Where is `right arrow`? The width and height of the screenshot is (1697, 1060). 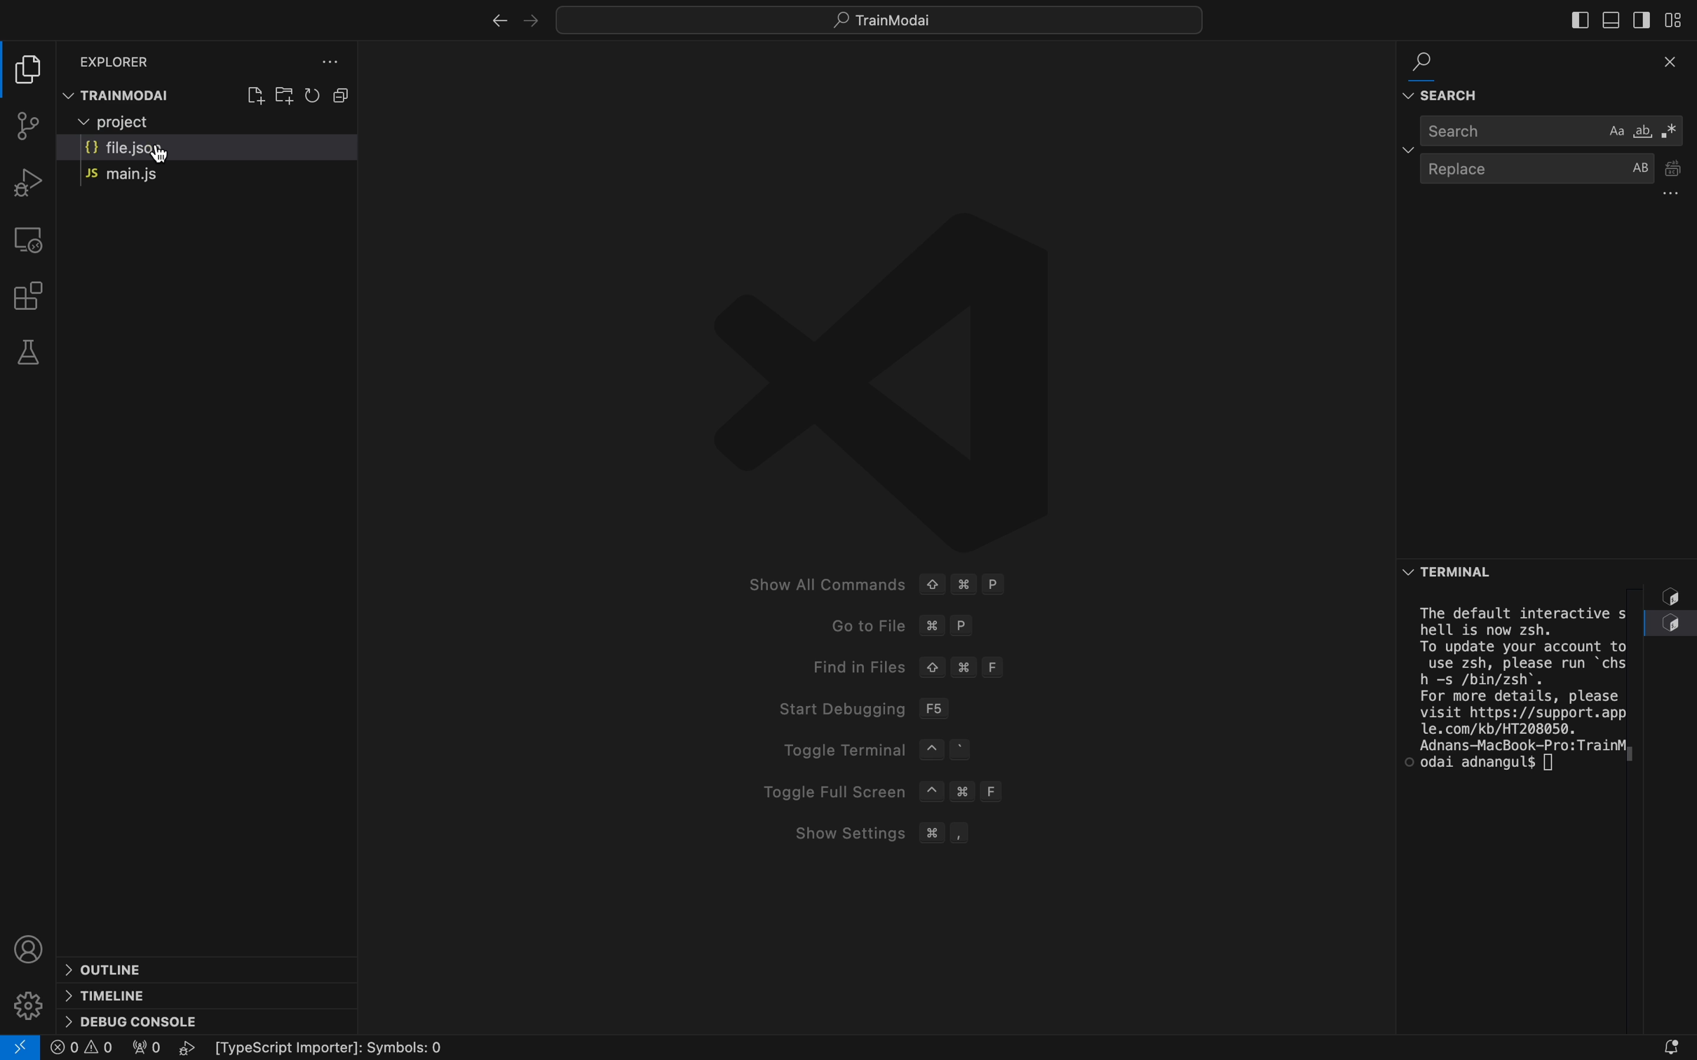 right arrow is located at coordinates (490, 20).